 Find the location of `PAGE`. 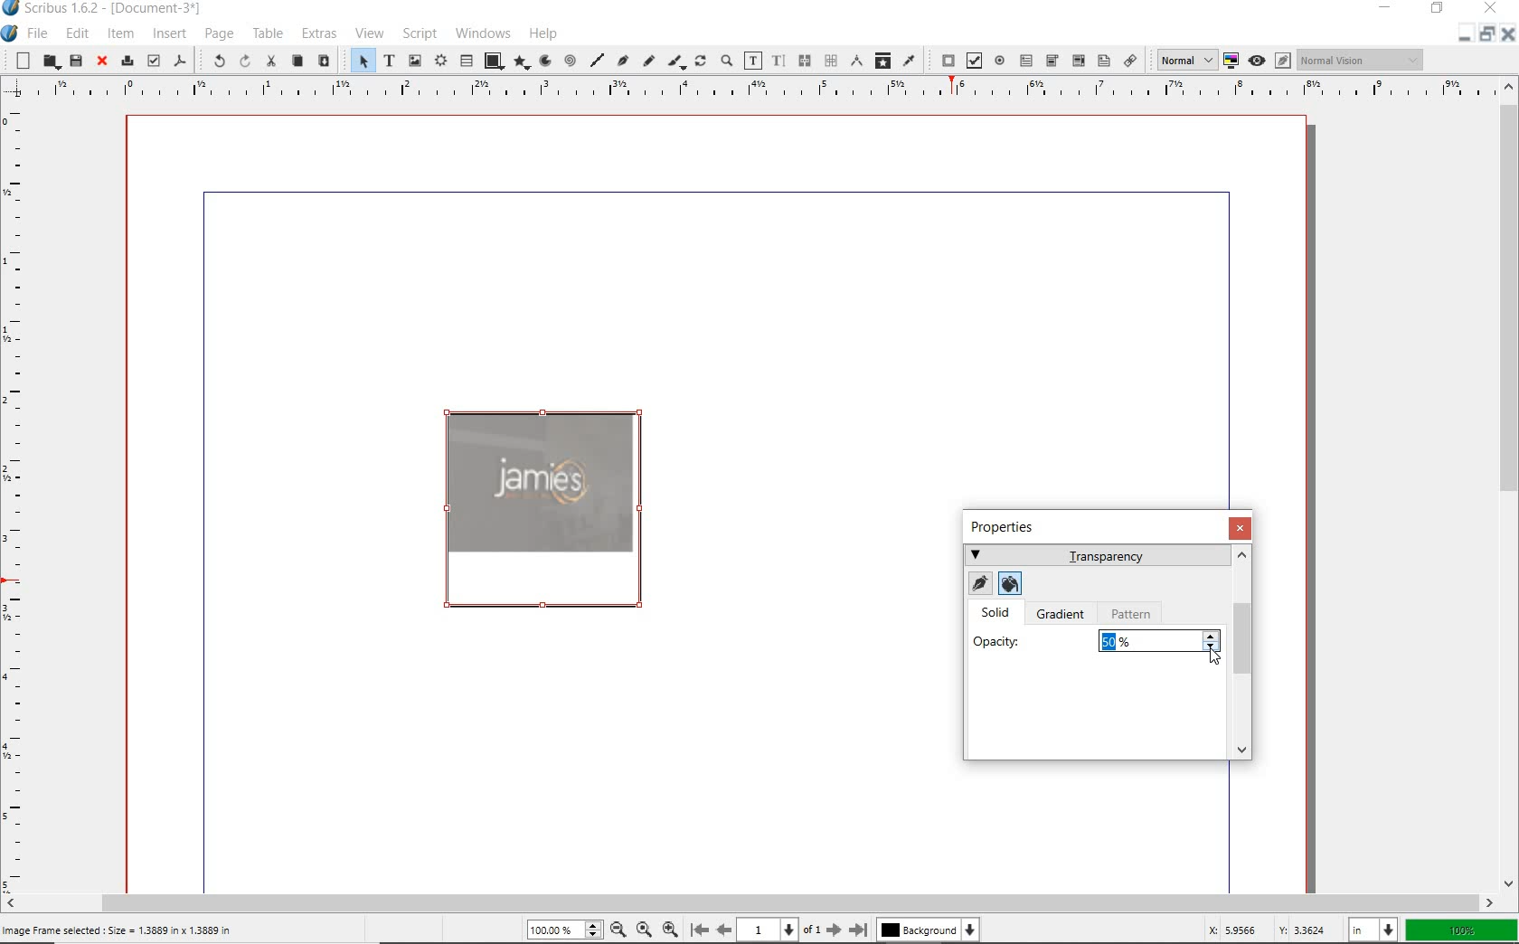

PAGE is located at coordinates (219, 34).